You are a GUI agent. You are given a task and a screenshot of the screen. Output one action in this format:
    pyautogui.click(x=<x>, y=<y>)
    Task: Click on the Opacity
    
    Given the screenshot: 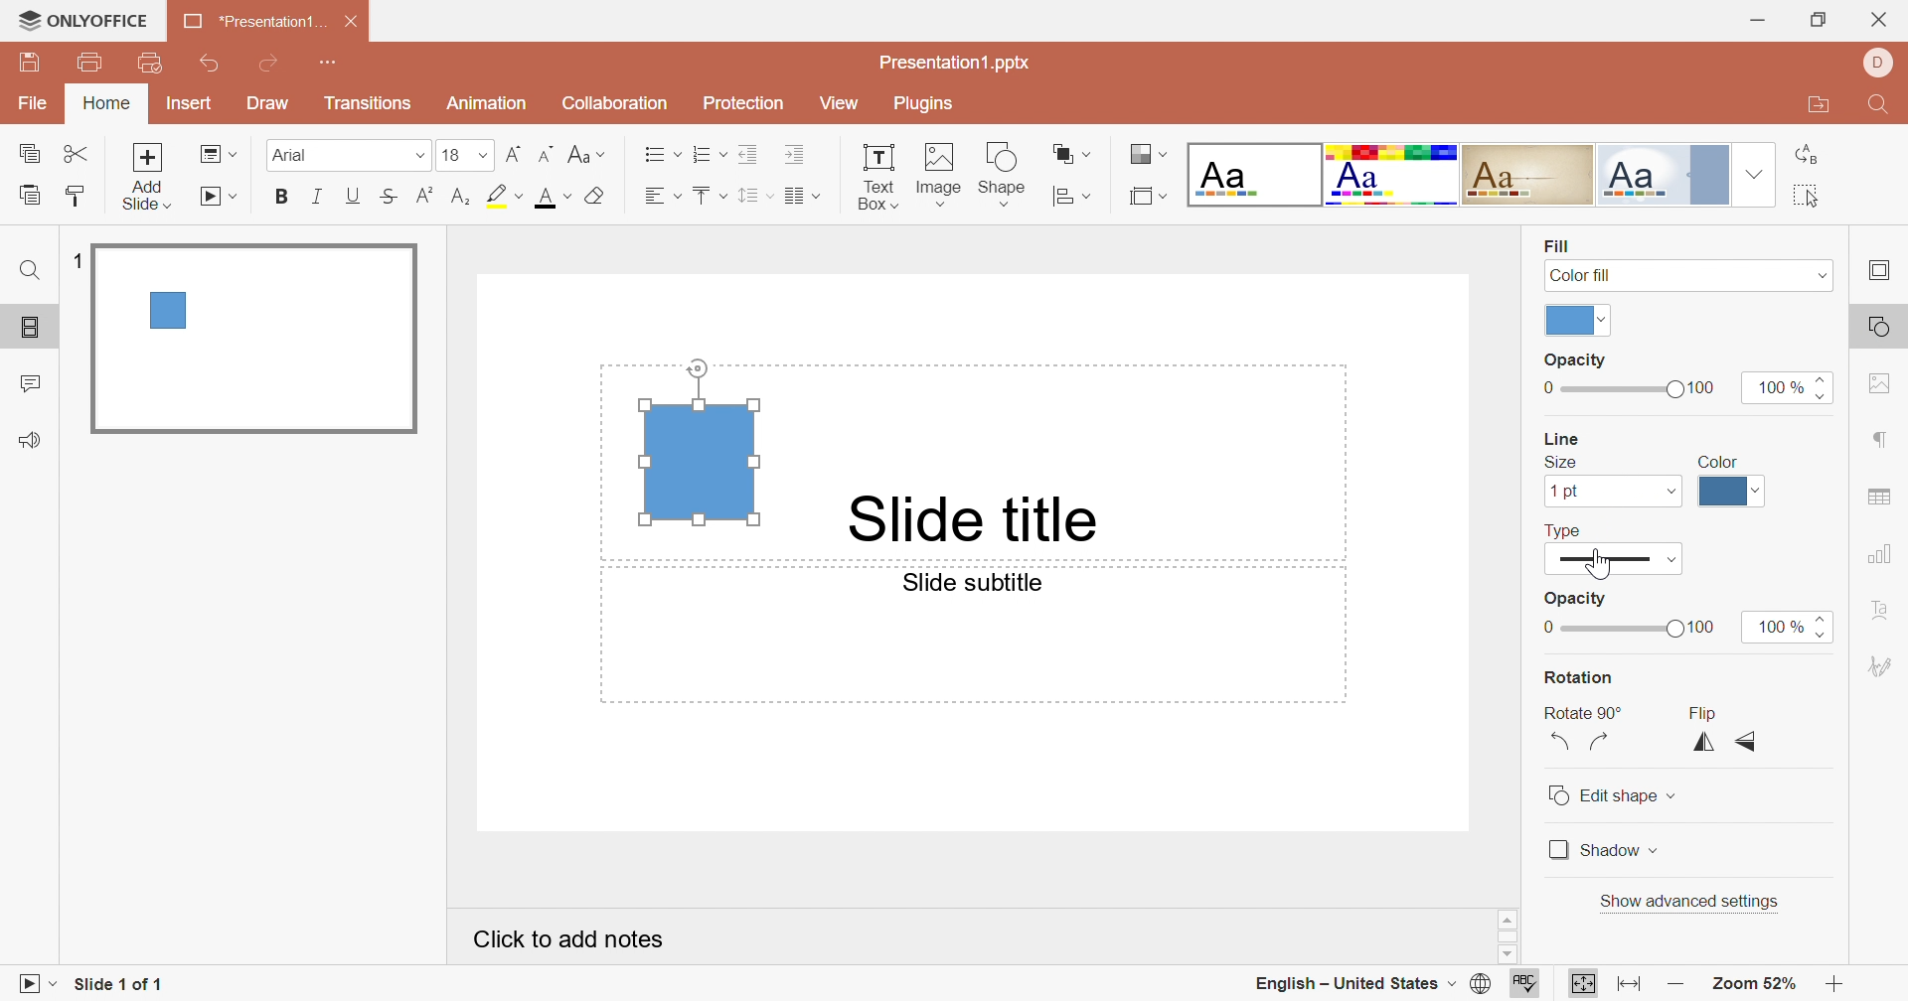 What is the action you would take?
    pyautogui.click(x=1573, y=362)
    